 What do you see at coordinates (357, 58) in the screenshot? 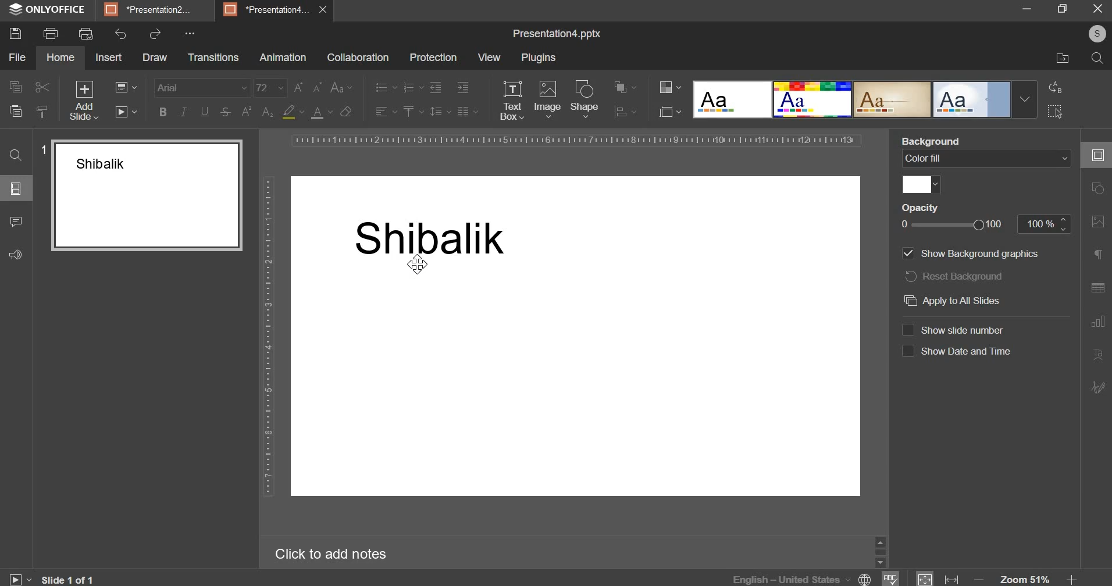
I see `collaboration` at bounding box center [357, 58].